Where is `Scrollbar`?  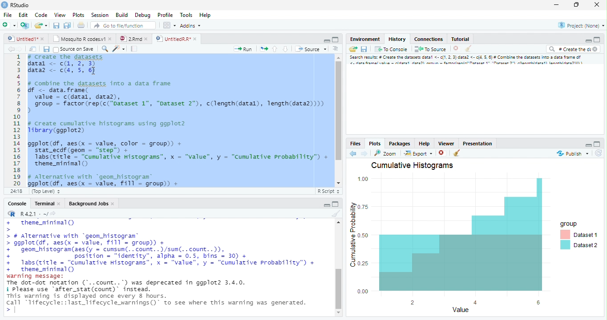
Scrollbar is located at coordinates (338, 268).